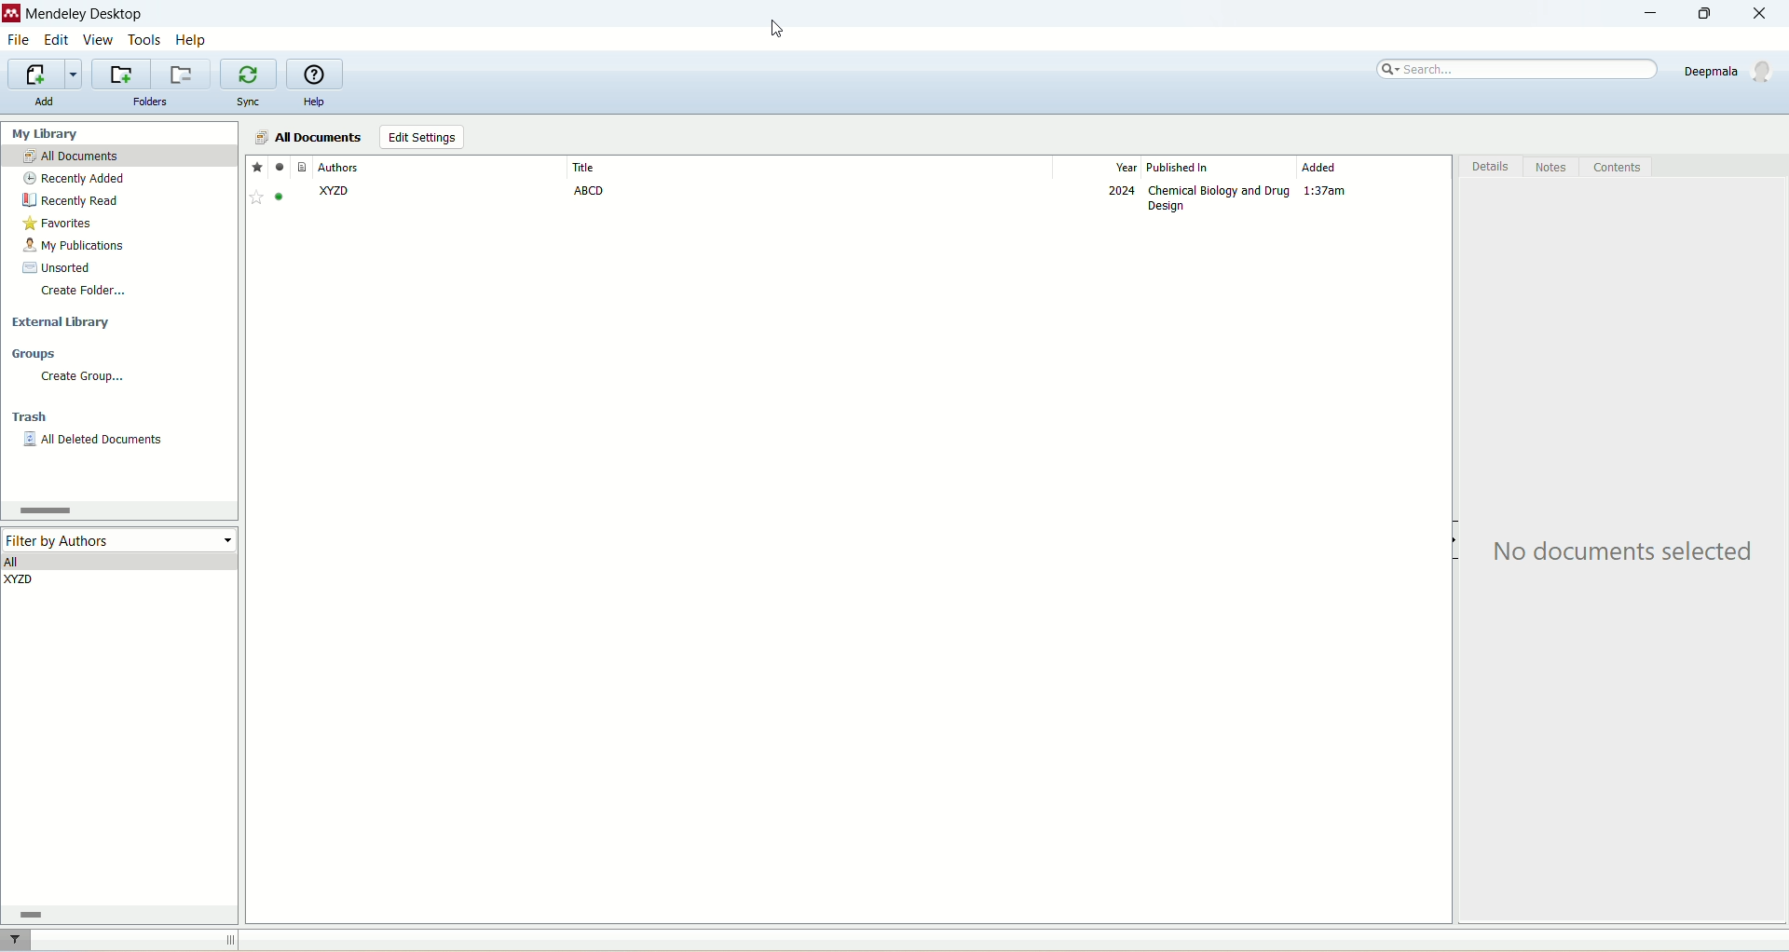 The width and height of the screenshot is (1789, 952). I want to click on create group, so click(88, 376).